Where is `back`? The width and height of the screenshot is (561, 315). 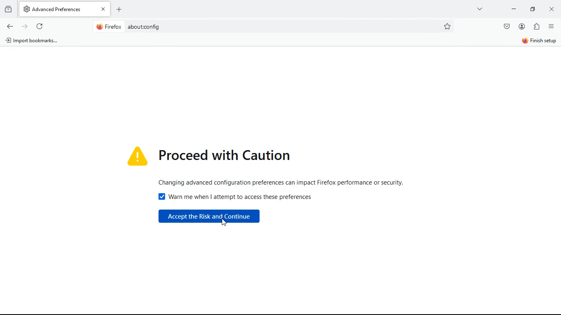 back is located at coordinates (9, 26).